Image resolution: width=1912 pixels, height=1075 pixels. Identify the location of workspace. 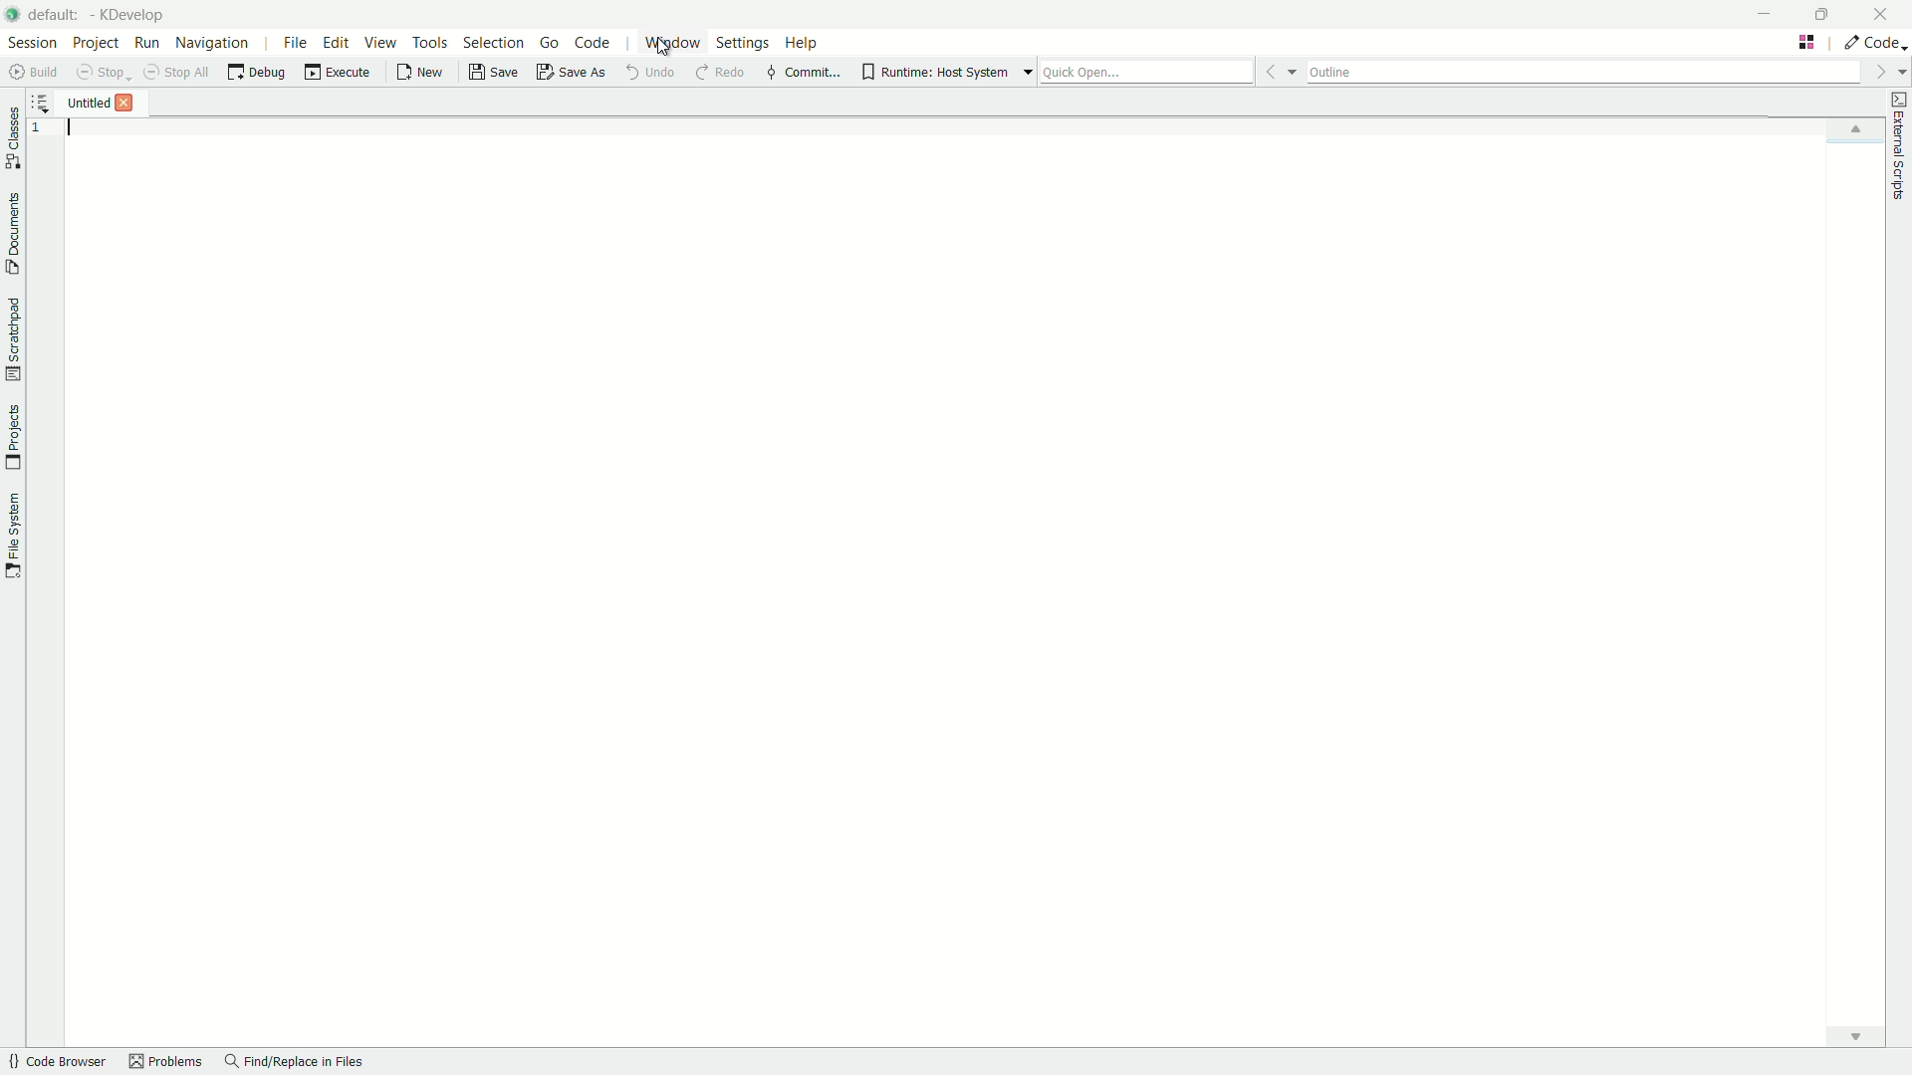
(985, 576).